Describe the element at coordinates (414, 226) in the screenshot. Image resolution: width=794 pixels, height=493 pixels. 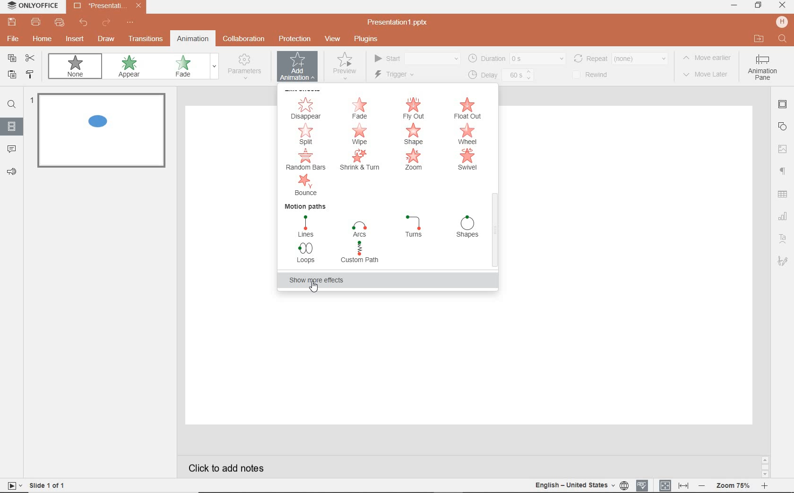
I see `T` at that location.